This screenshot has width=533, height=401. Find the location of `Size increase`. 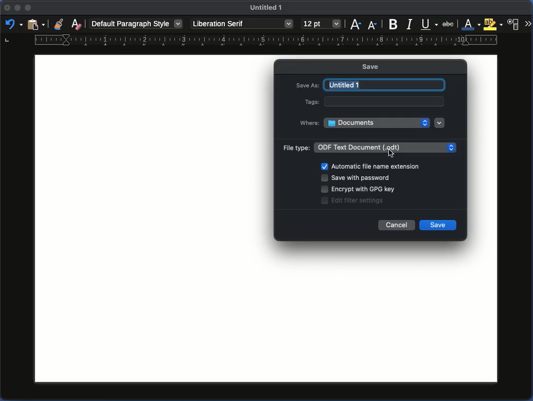

Size increase is located at coordinates (357, 24).